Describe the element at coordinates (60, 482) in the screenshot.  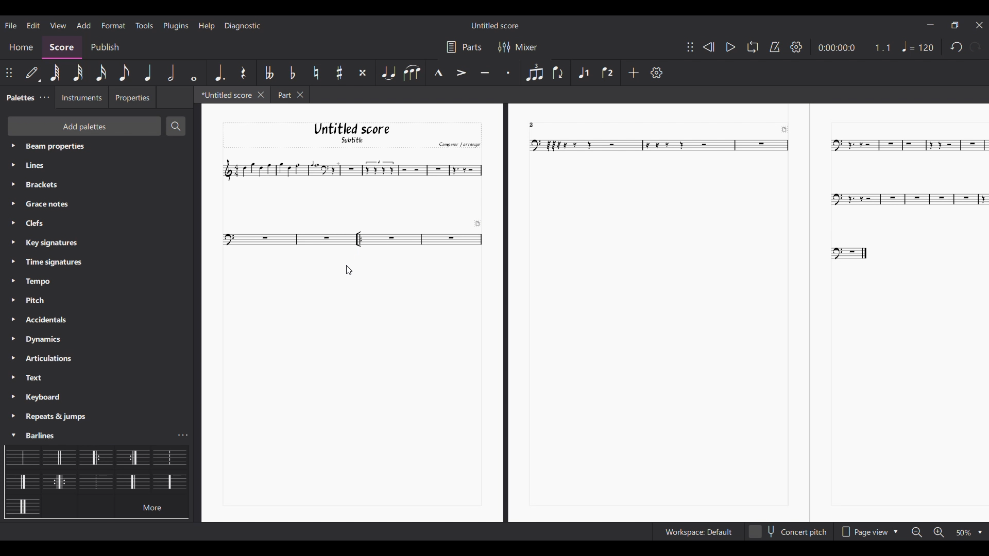
I see `Barline options` at that location.